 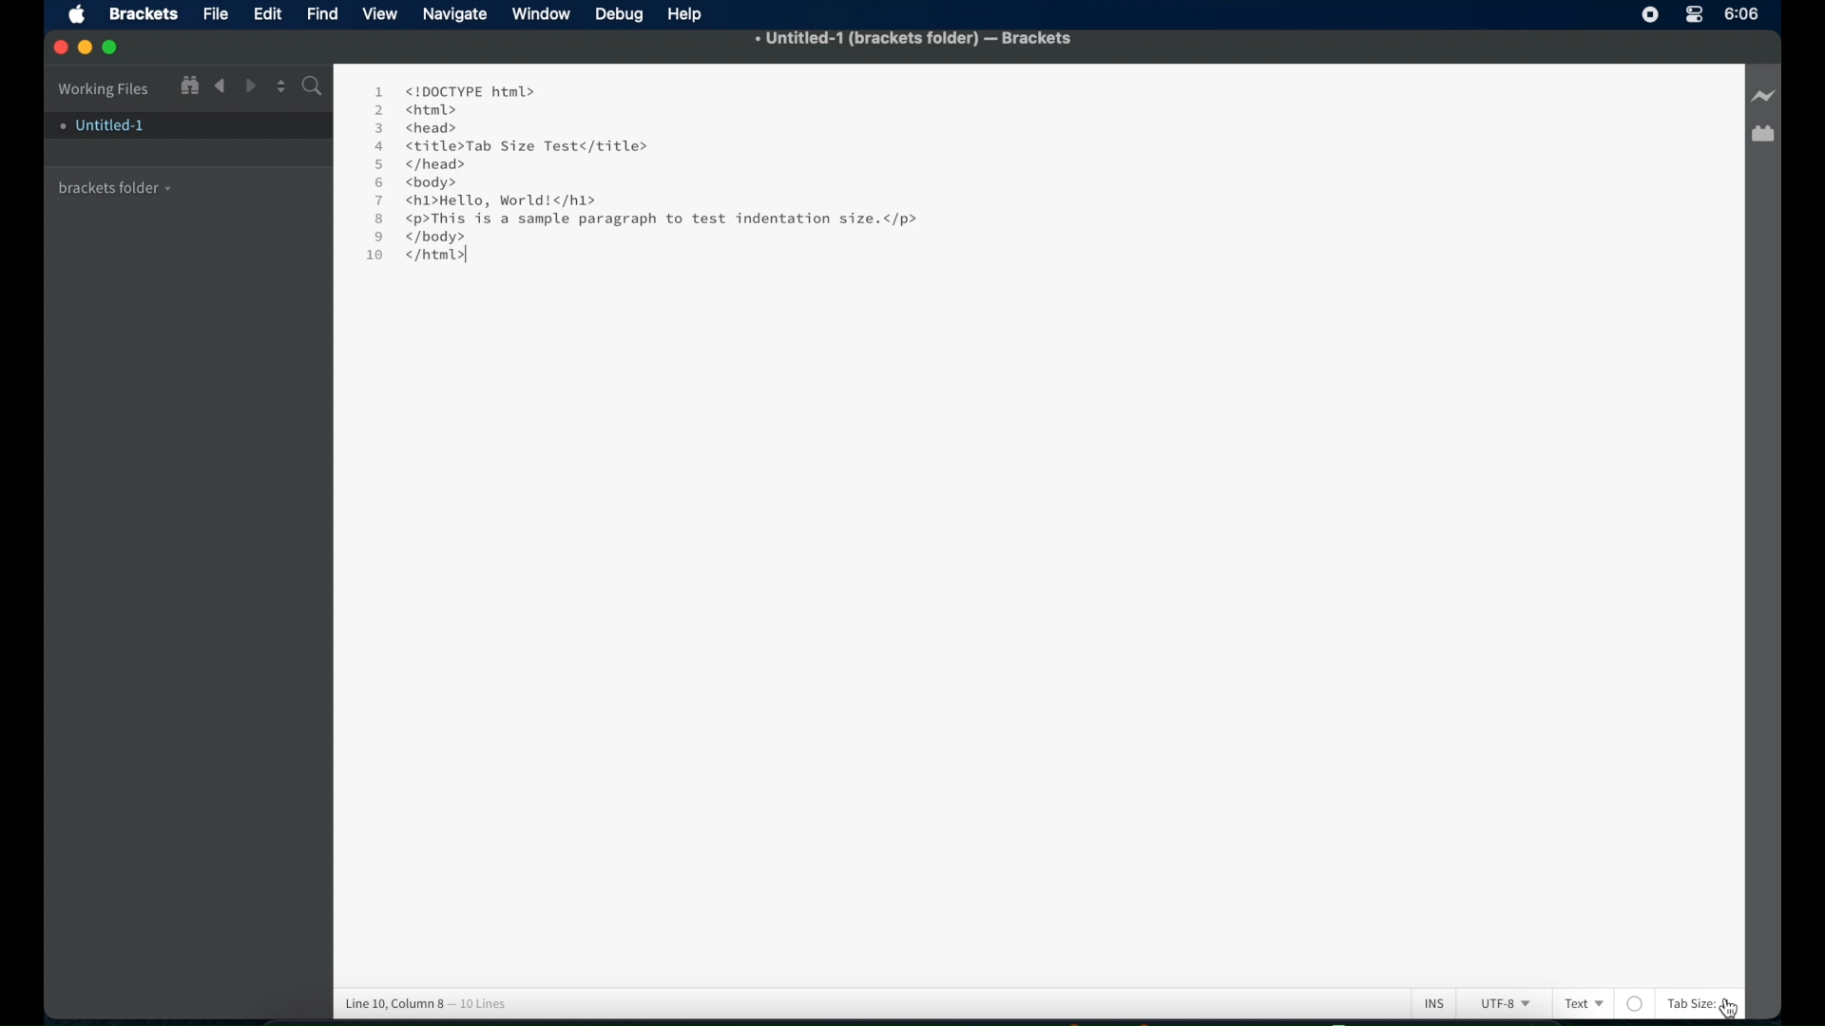 What do you see at coordinates (1742, 13) in the screenshot?
I see `6:06` at bounding box center [1742, 13].